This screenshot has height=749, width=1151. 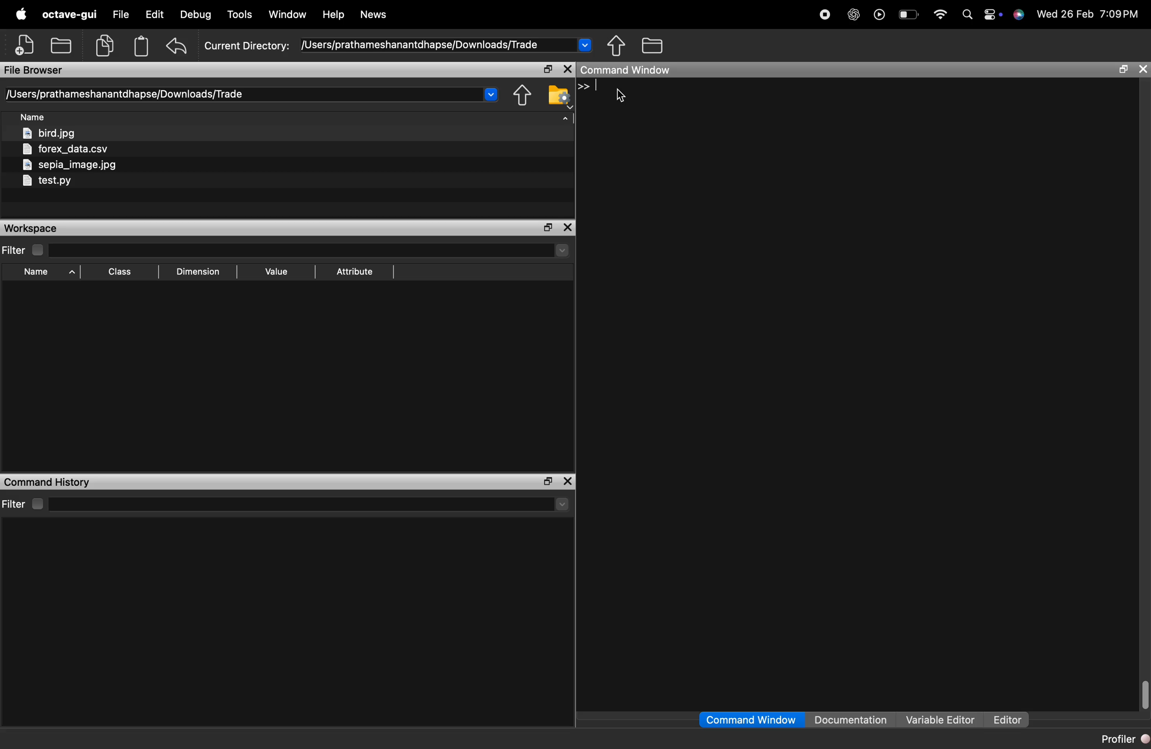 I want to click on filter, so click(x=26, y=503).